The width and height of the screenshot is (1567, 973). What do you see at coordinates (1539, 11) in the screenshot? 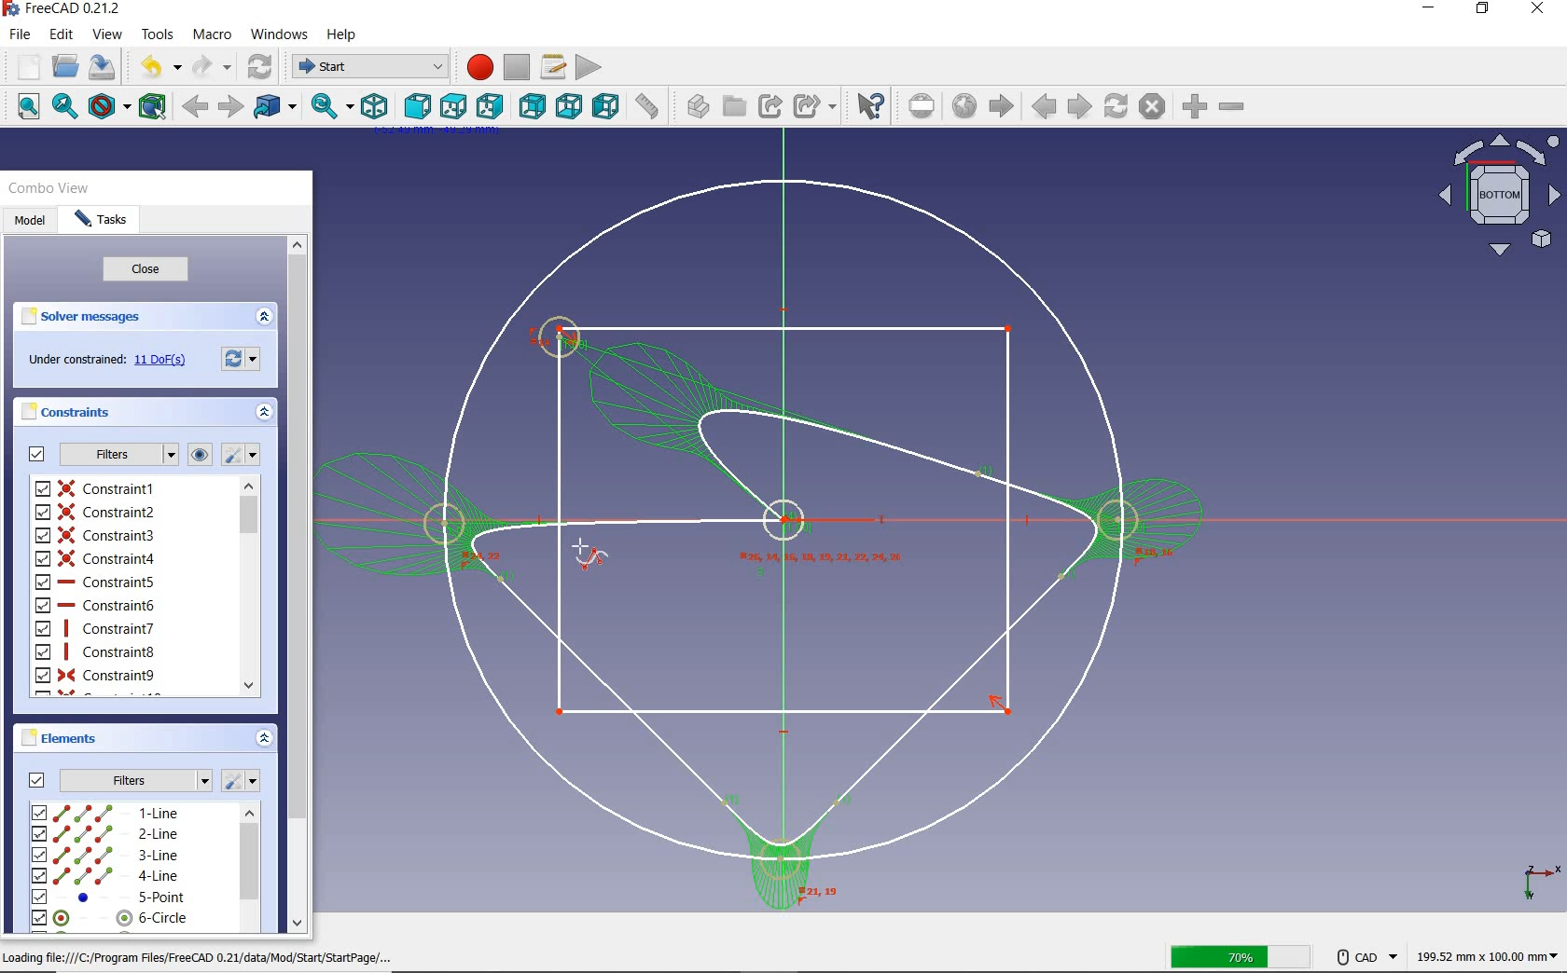
I see `close` at bounding box center [1539, 11].